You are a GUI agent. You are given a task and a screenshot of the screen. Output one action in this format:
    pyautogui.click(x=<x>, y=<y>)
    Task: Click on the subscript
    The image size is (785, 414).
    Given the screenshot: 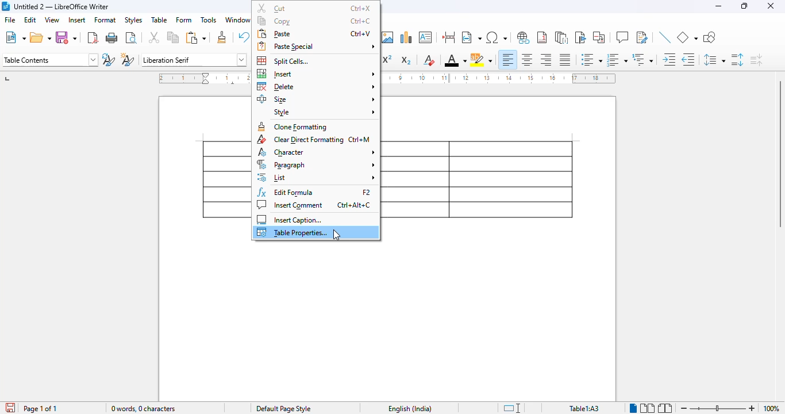 What is the action you would take?
    pyautogui.click(x=406, y=60)
    